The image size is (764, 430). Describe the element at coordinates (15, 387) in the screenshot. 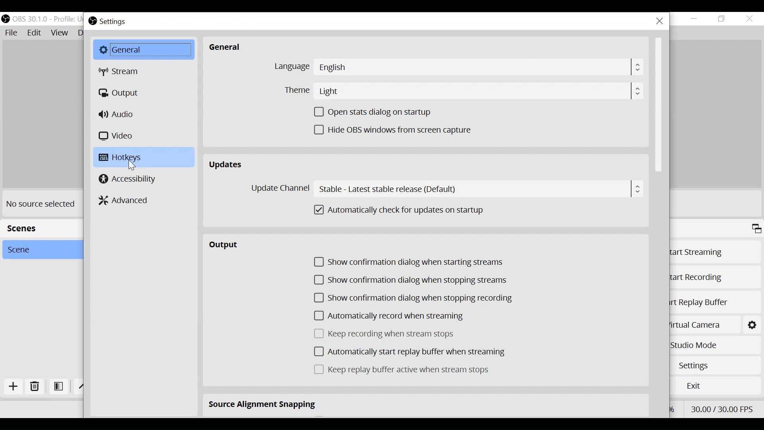

I see `Add` at that location.